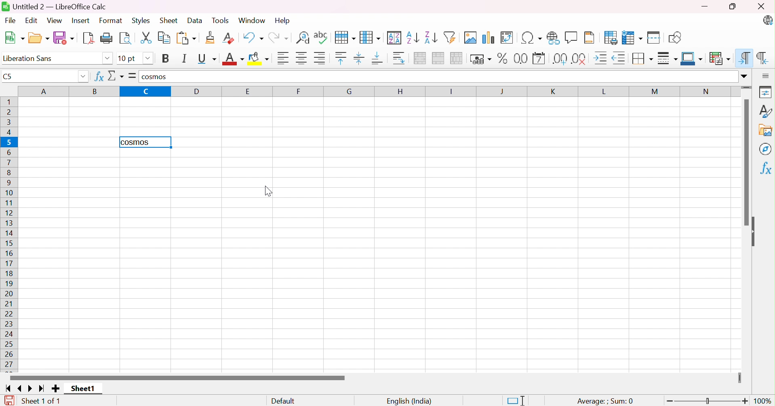  Describe the element at coordinates (233, 59) in the screenshot. I see `Font Color` at that location.